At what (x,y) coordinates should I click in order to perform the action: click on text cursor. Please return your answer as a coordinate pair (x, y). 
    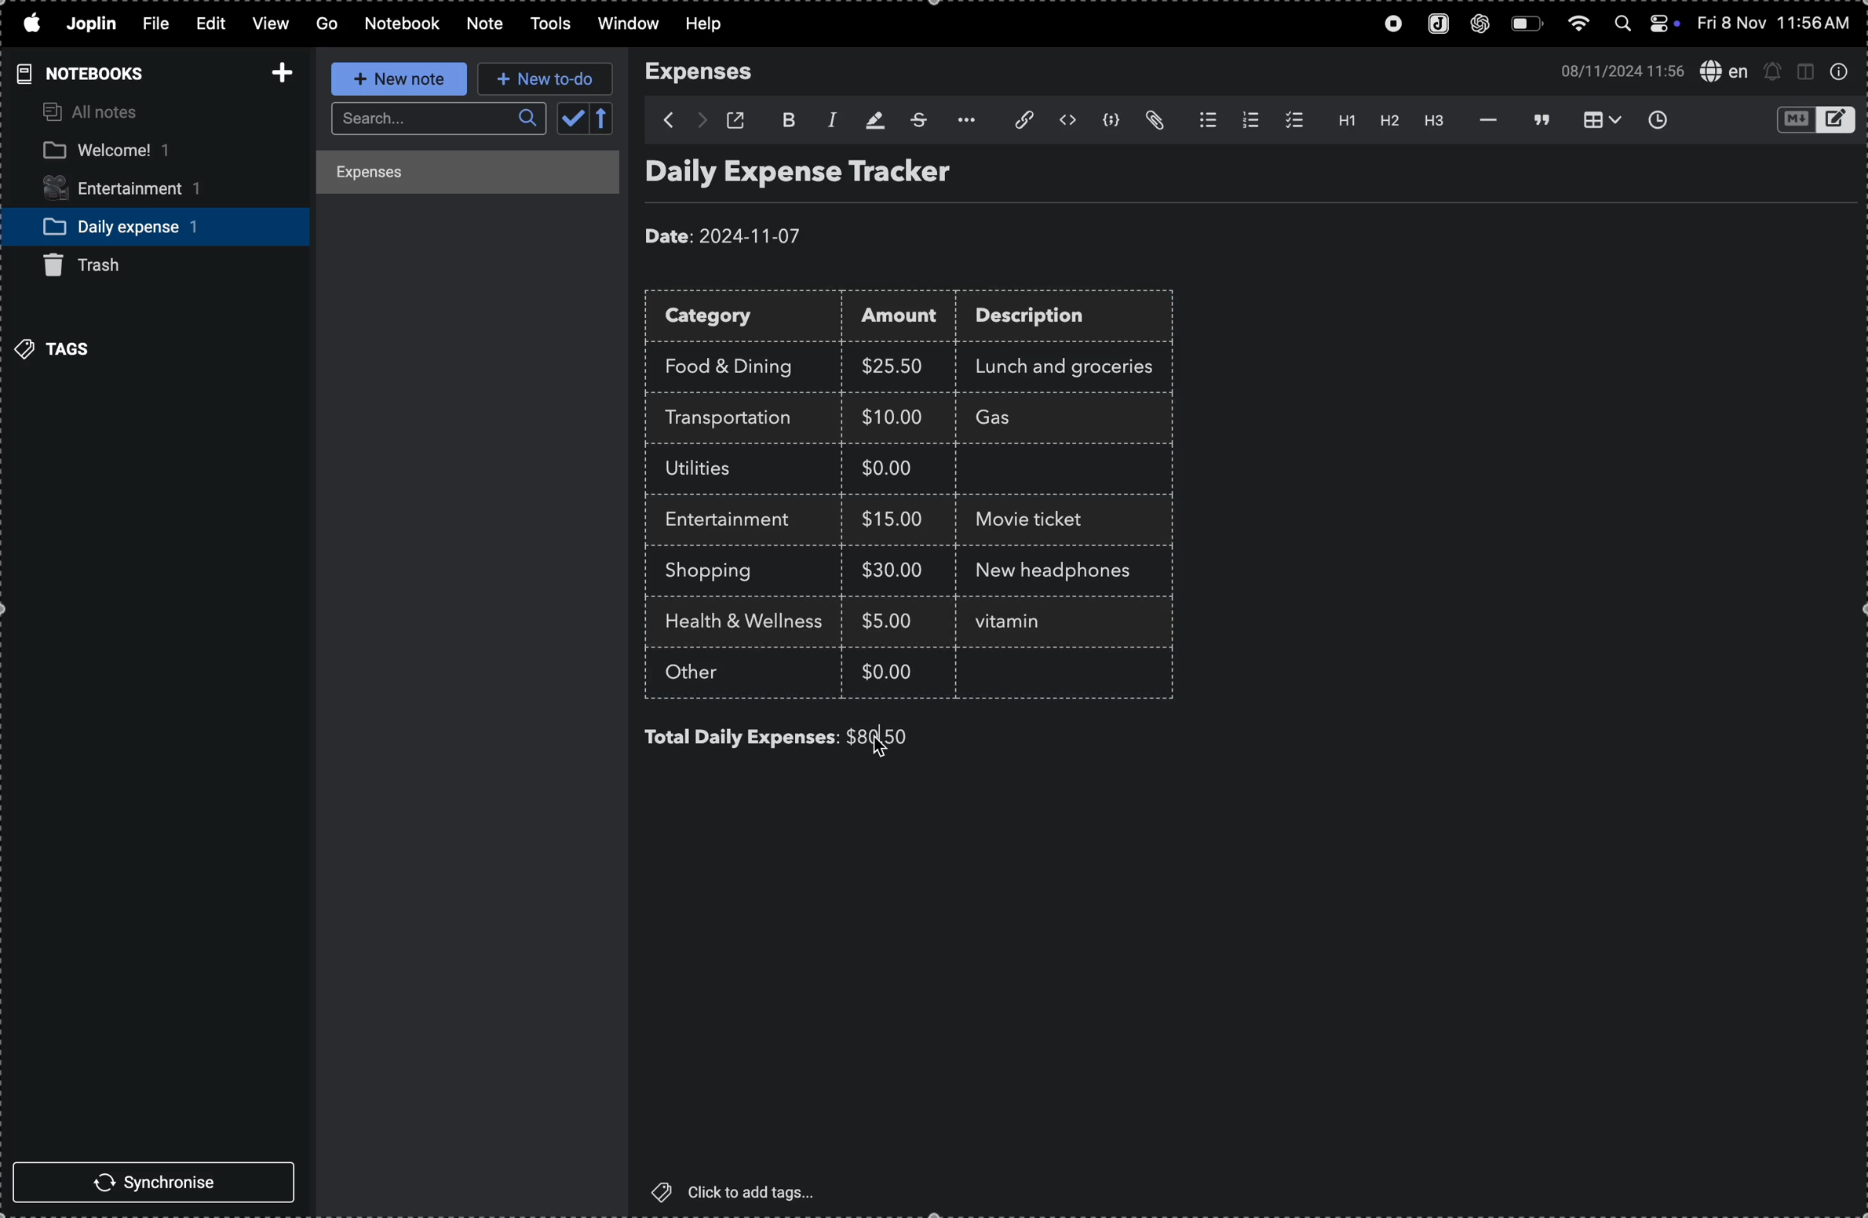
    Looking at the image, I should click on (1005, 623).